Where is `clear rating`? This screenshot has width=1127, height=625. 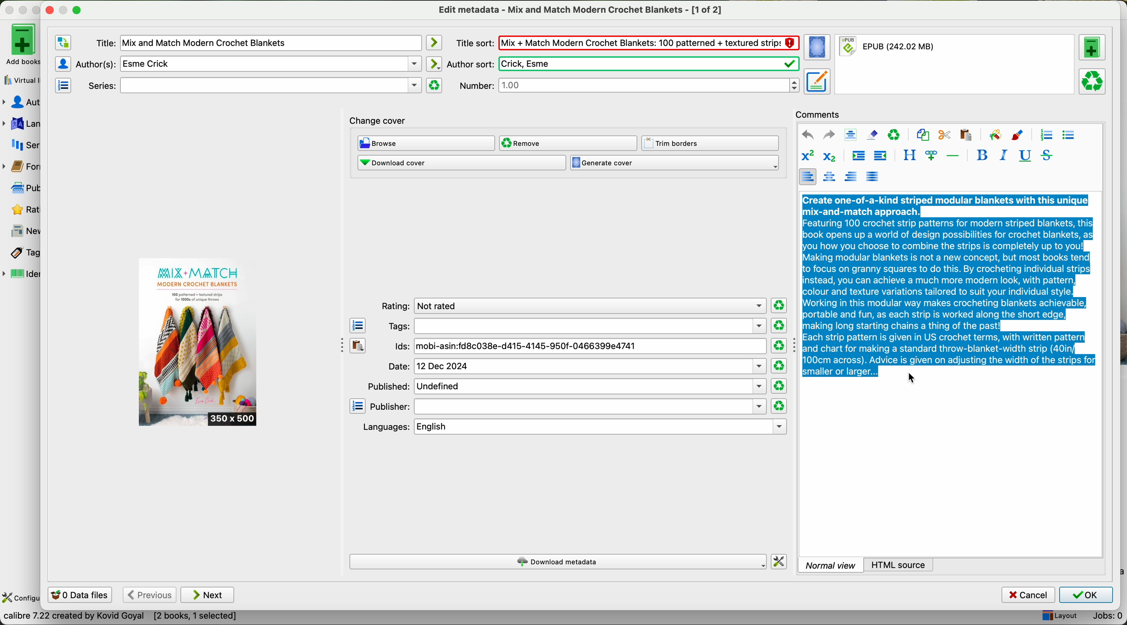
clear rating is located at coordinates (780, 306).